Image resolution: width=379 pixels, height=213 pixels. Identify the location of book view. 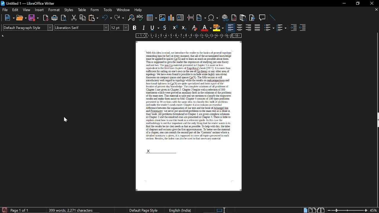
(321, 210).